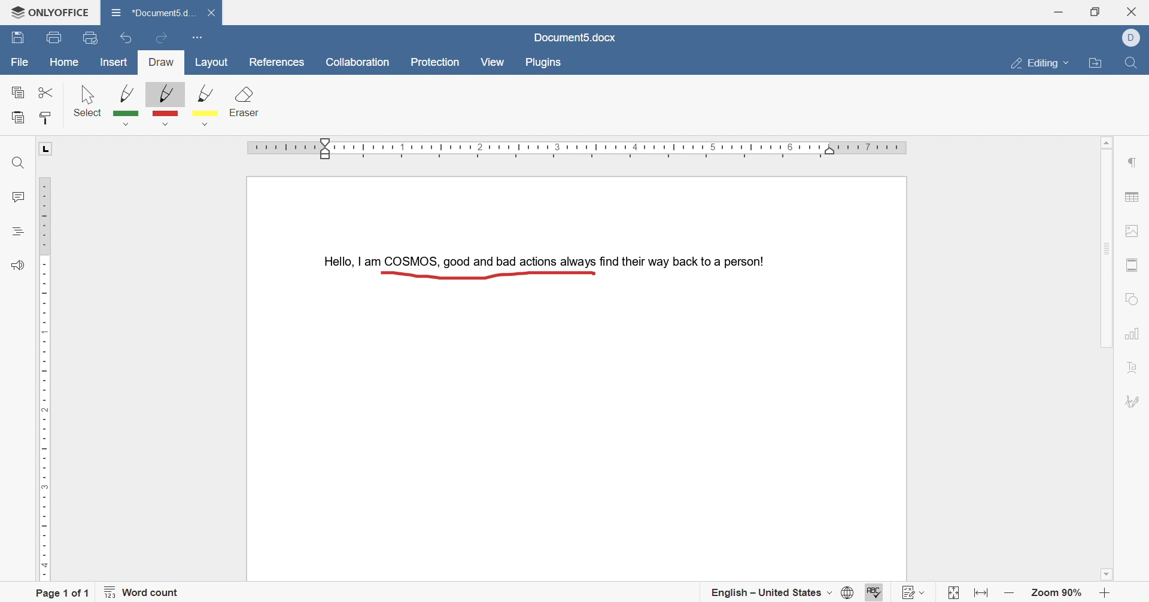 Image resolution: width=1149 pixels, height=602 pixels. Describe the element at coordinates (1132, 266) in the screenshot. I see `header and footer settings` at that location.